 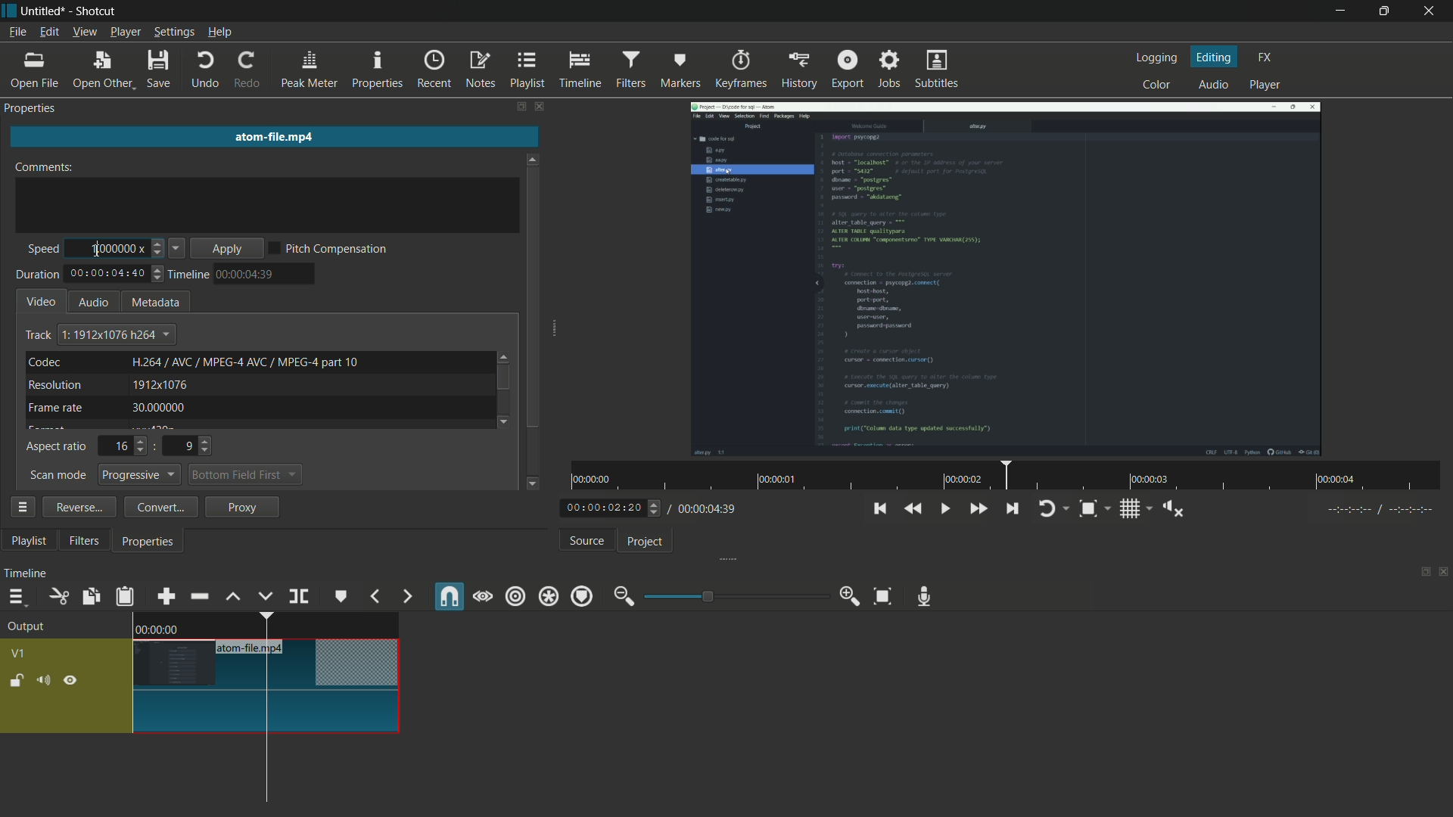 I want to click on pitch compensation, so click(x=330, y=248).